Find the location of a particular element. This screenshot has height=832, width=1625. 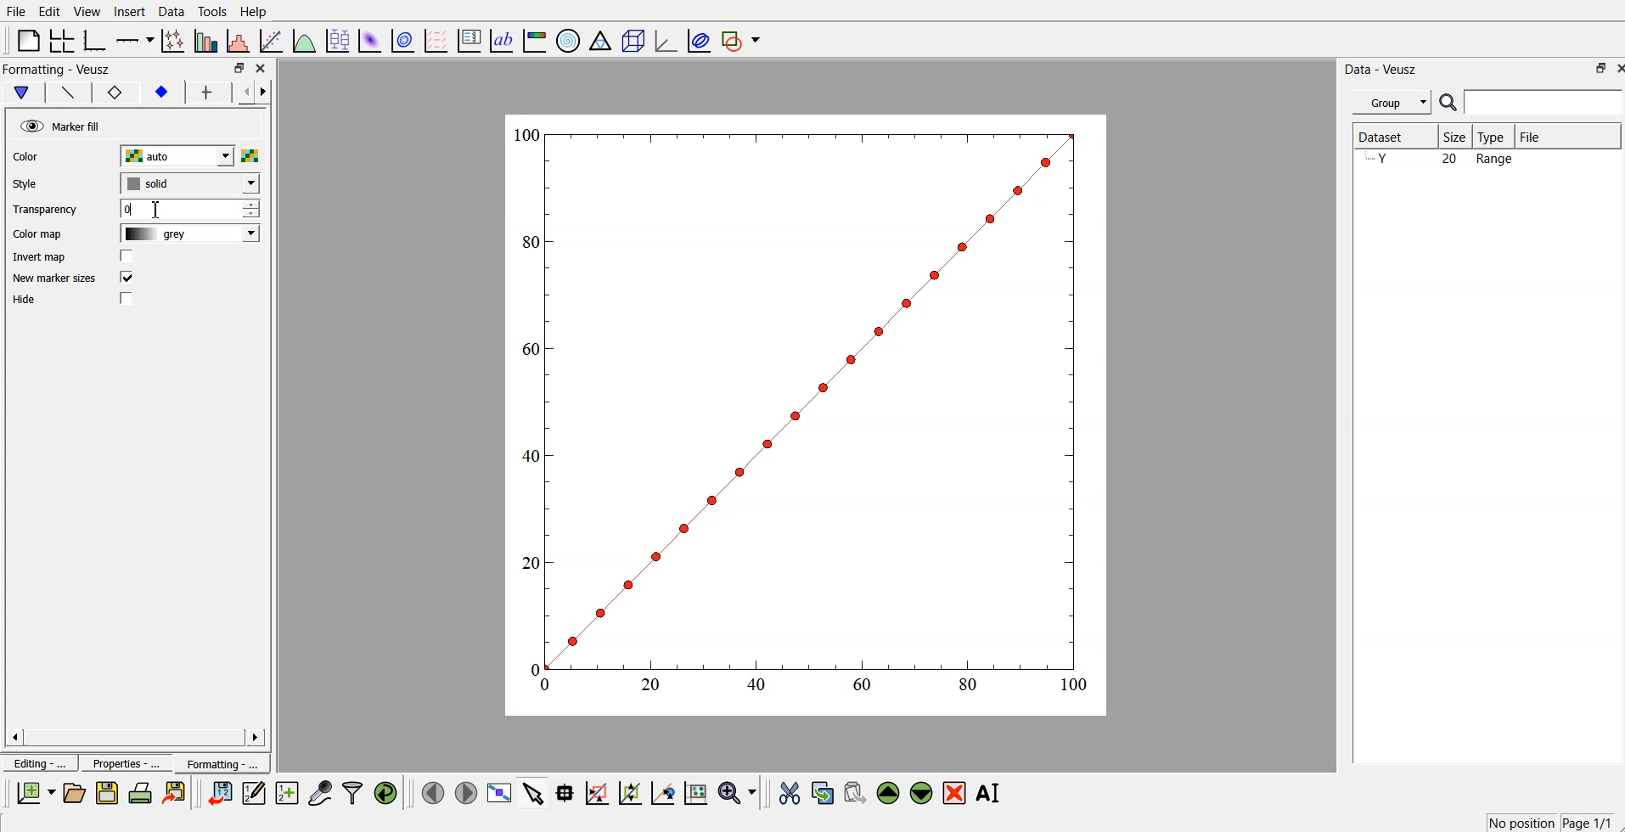

add is located at coordinates (203, 93).